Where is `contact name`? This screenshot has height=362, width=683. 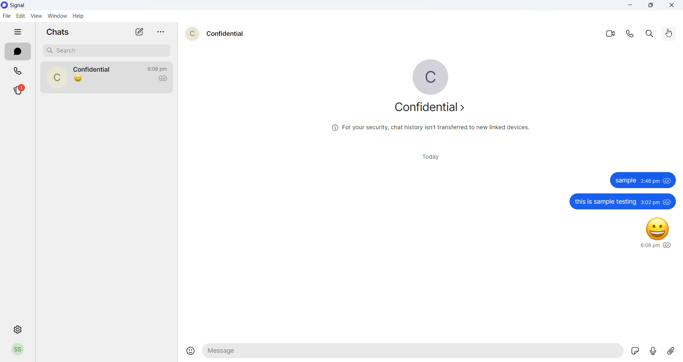 contact name is located at coordinates (226, 33).